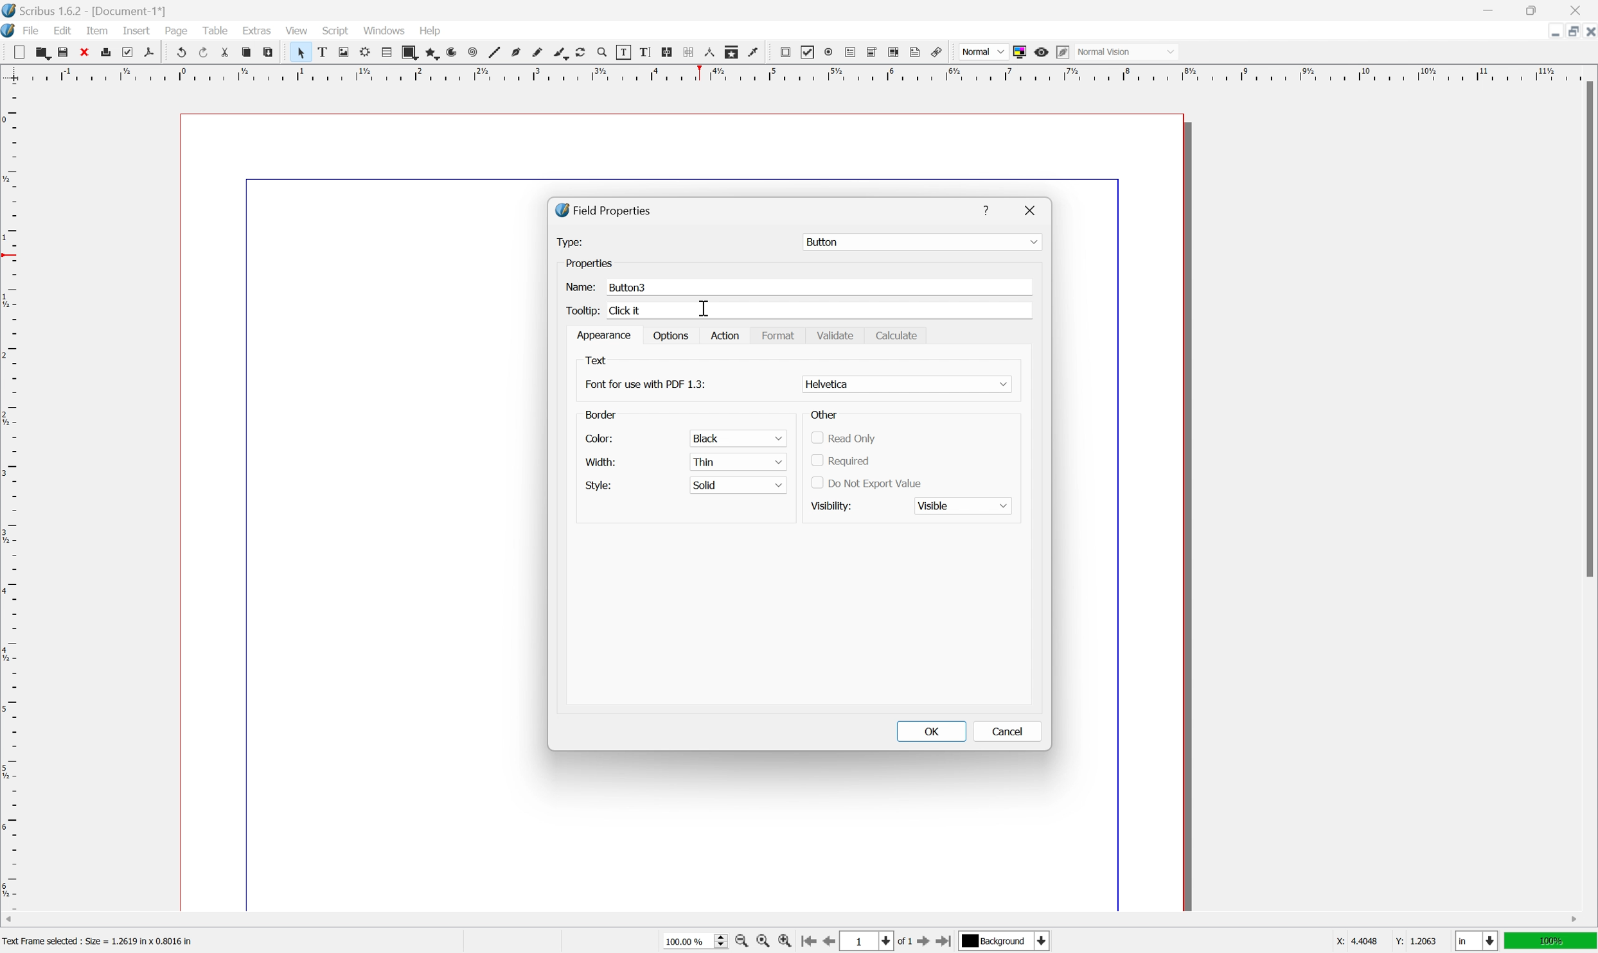  I want to click on go to first page, so click(808, 941).